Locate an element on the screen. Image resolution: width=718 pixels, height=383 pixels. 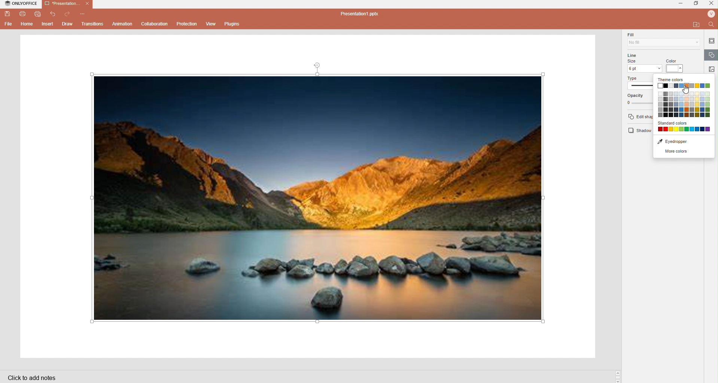
Close is located at coordinates (87, 4).